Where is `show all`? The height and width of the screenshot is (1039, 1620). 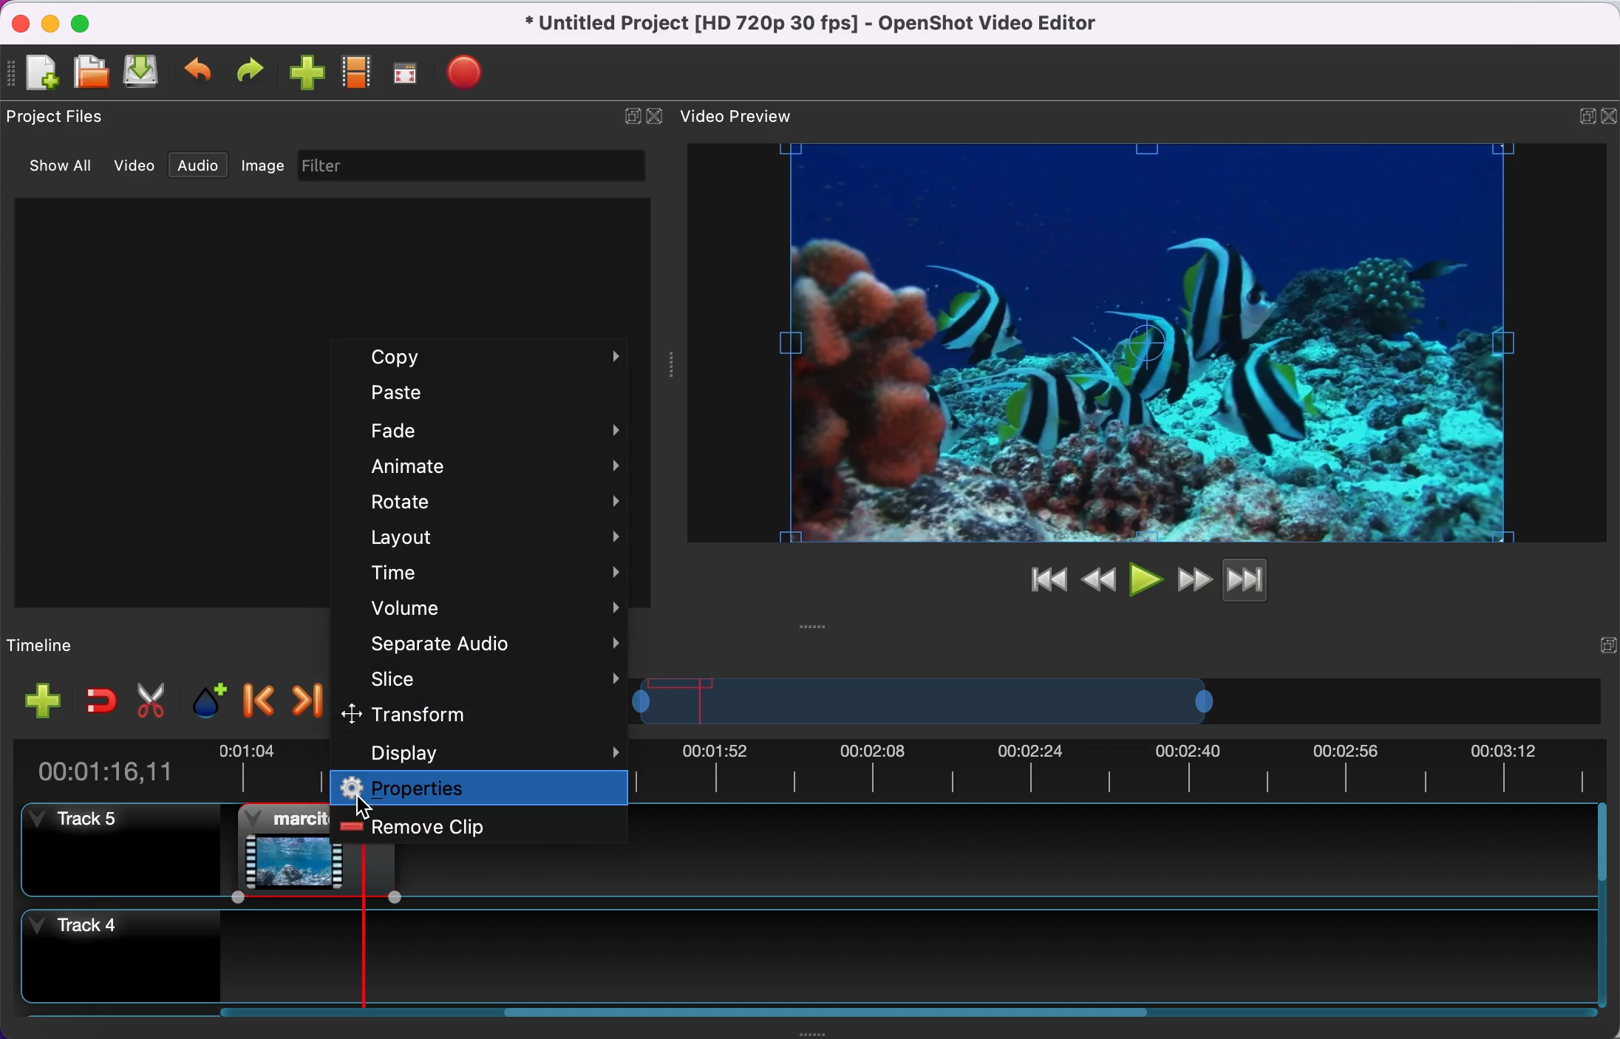 show all is located at coordinates (50, 165).